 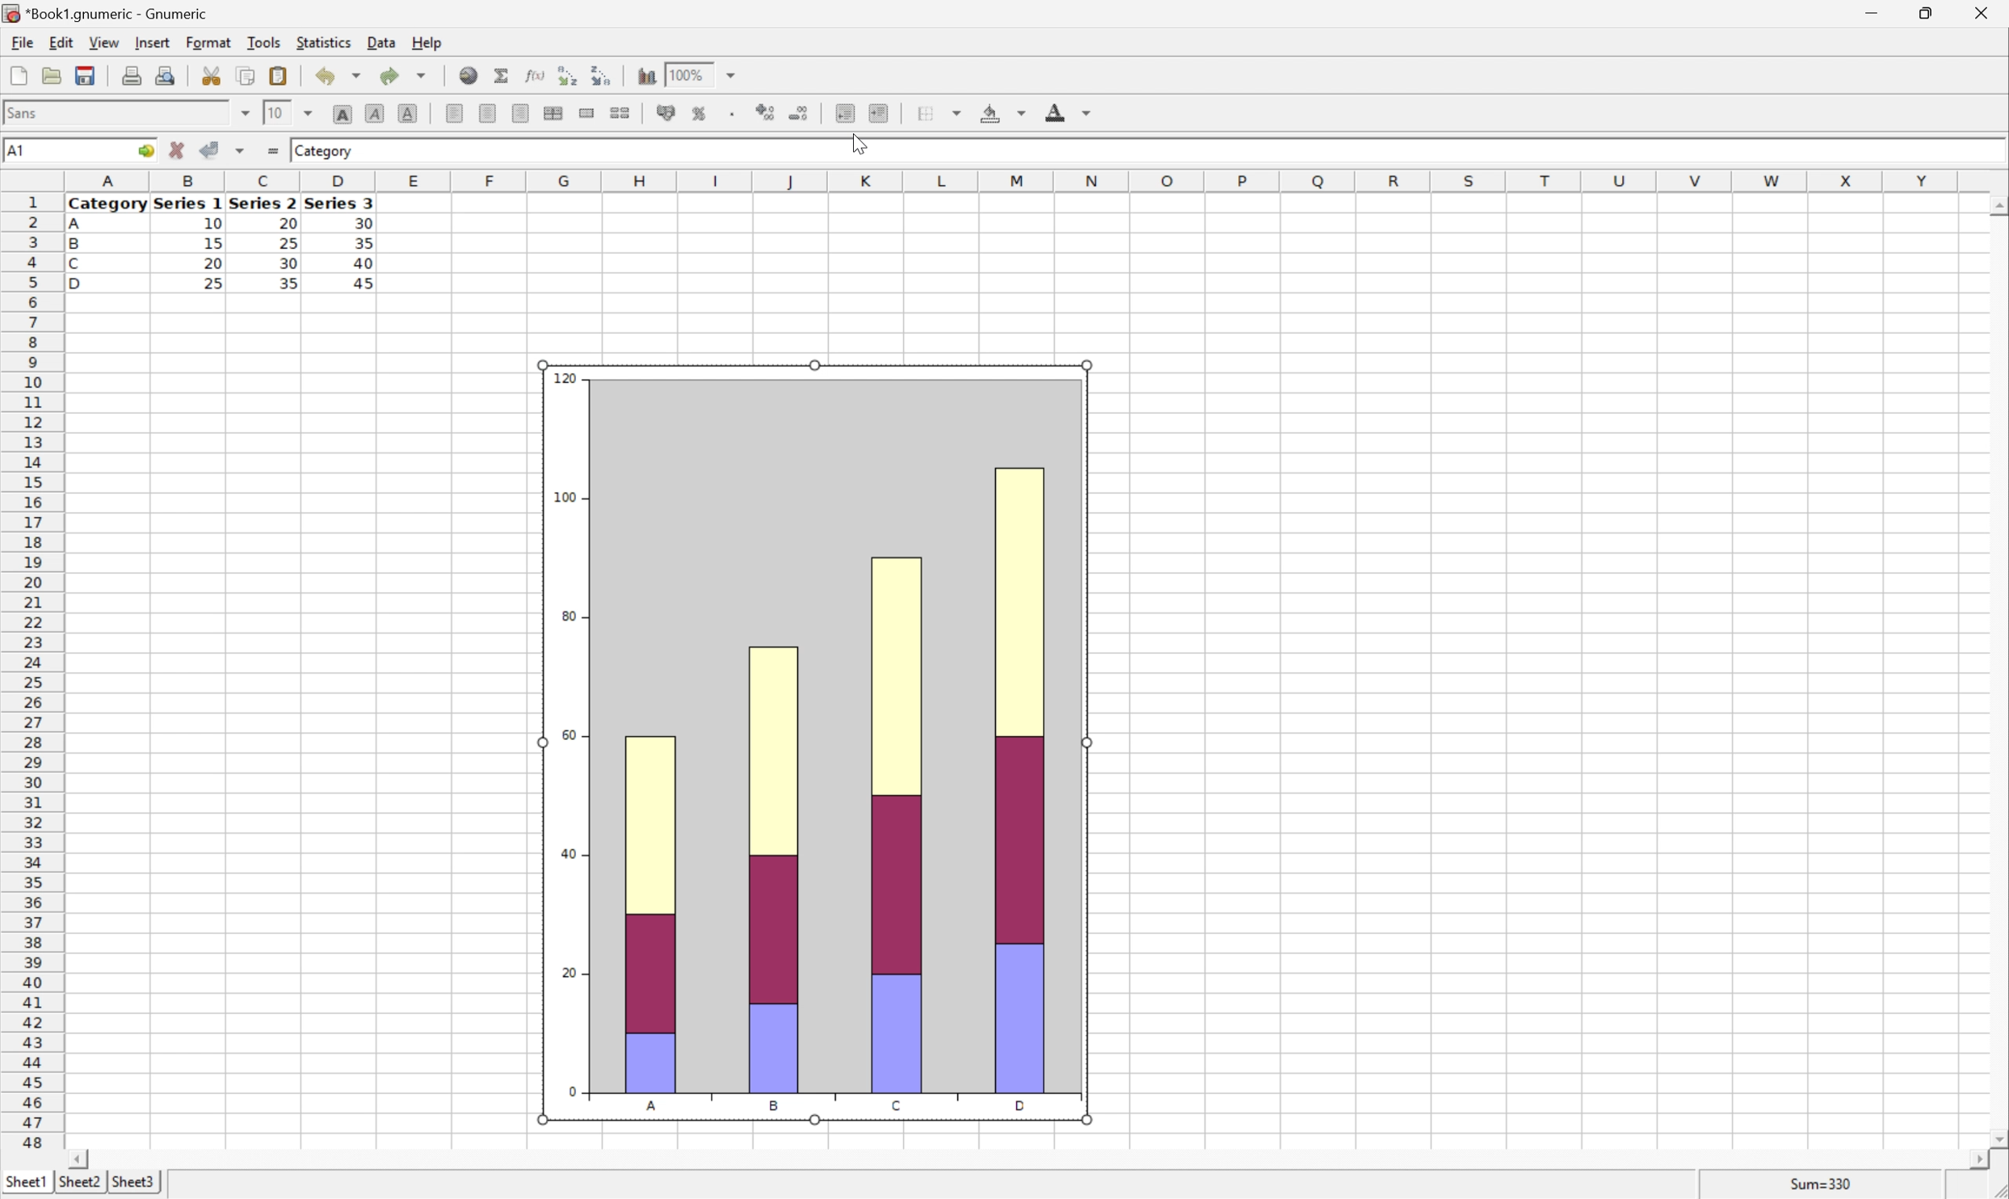 I want to click on A, so click(x=77, y=226).